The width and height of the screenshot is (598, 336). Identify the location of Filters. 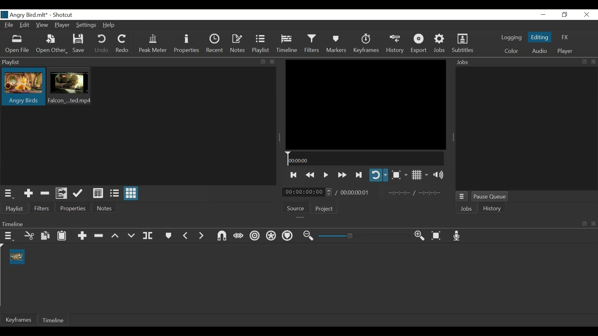
(311, 44).